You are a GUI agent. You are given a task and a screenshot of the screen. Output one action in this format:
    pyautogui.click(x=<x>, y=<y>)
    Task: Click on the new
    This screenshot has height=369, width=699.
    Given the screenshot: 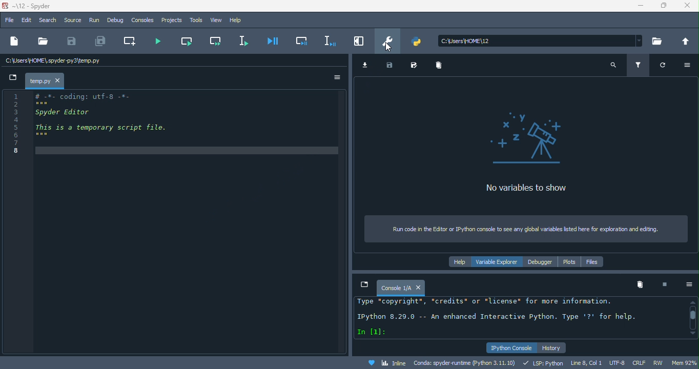 What is the action you would take?
    pyautogui.click(x=13, y=42)
    